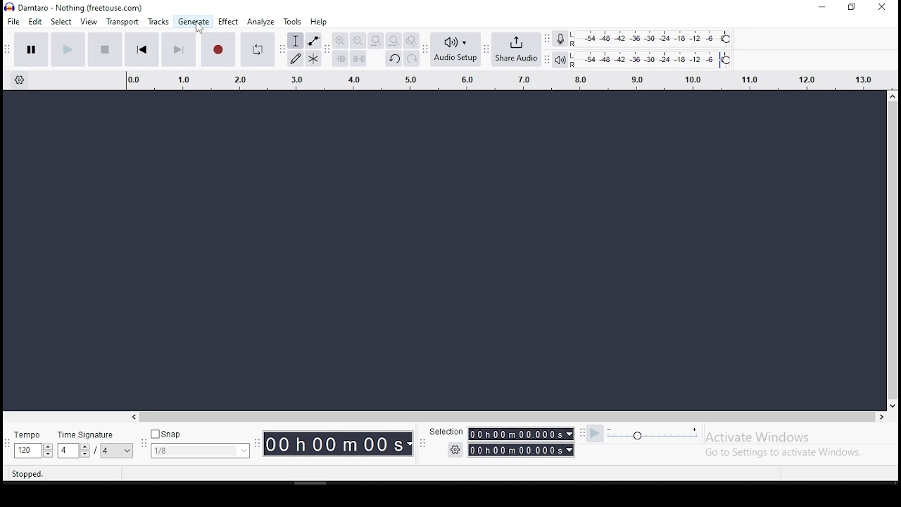 Image resolution: width=901 pixels, height=507 pixels. I want to click on activate windows, so click(794, 444).